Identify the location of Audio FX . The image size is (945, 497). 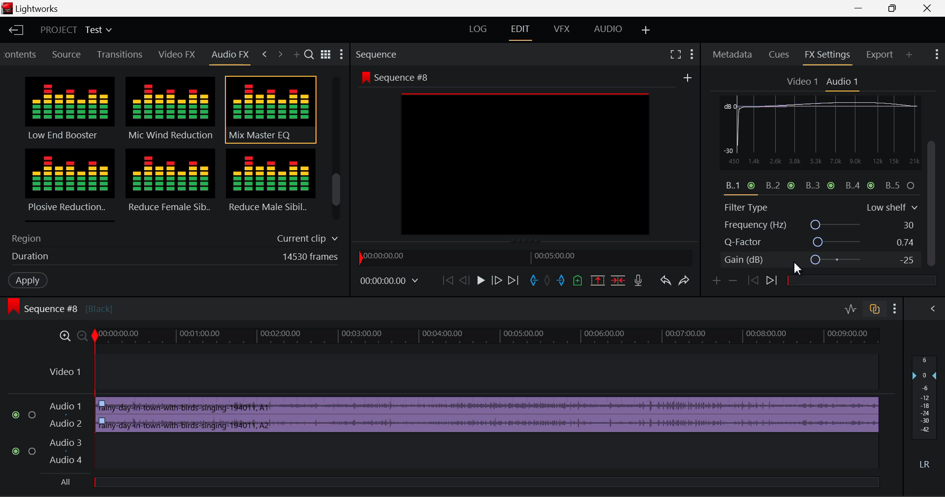
(230, 55).